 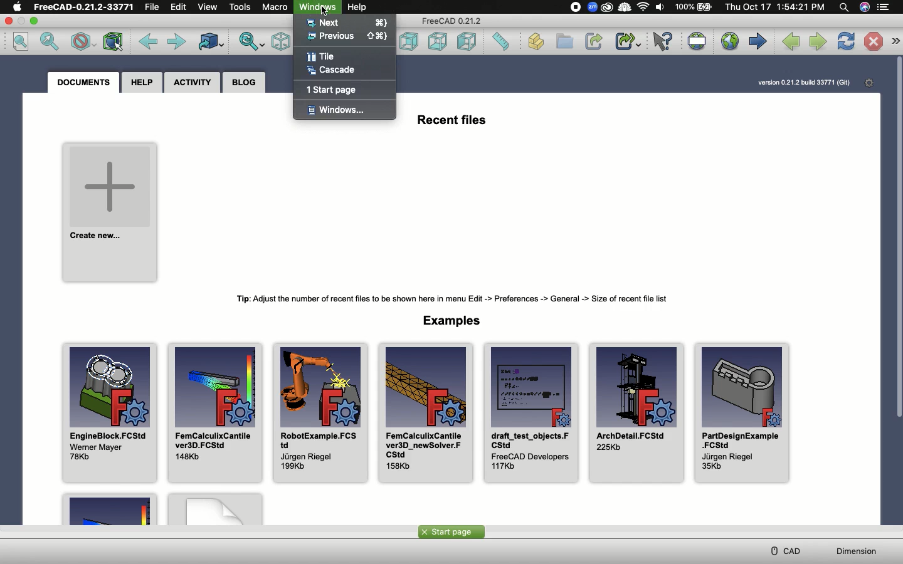 What do you see at coordinates (83, 41) in the screenshot?
I see `Draw style` at bounding box center [83, 41].